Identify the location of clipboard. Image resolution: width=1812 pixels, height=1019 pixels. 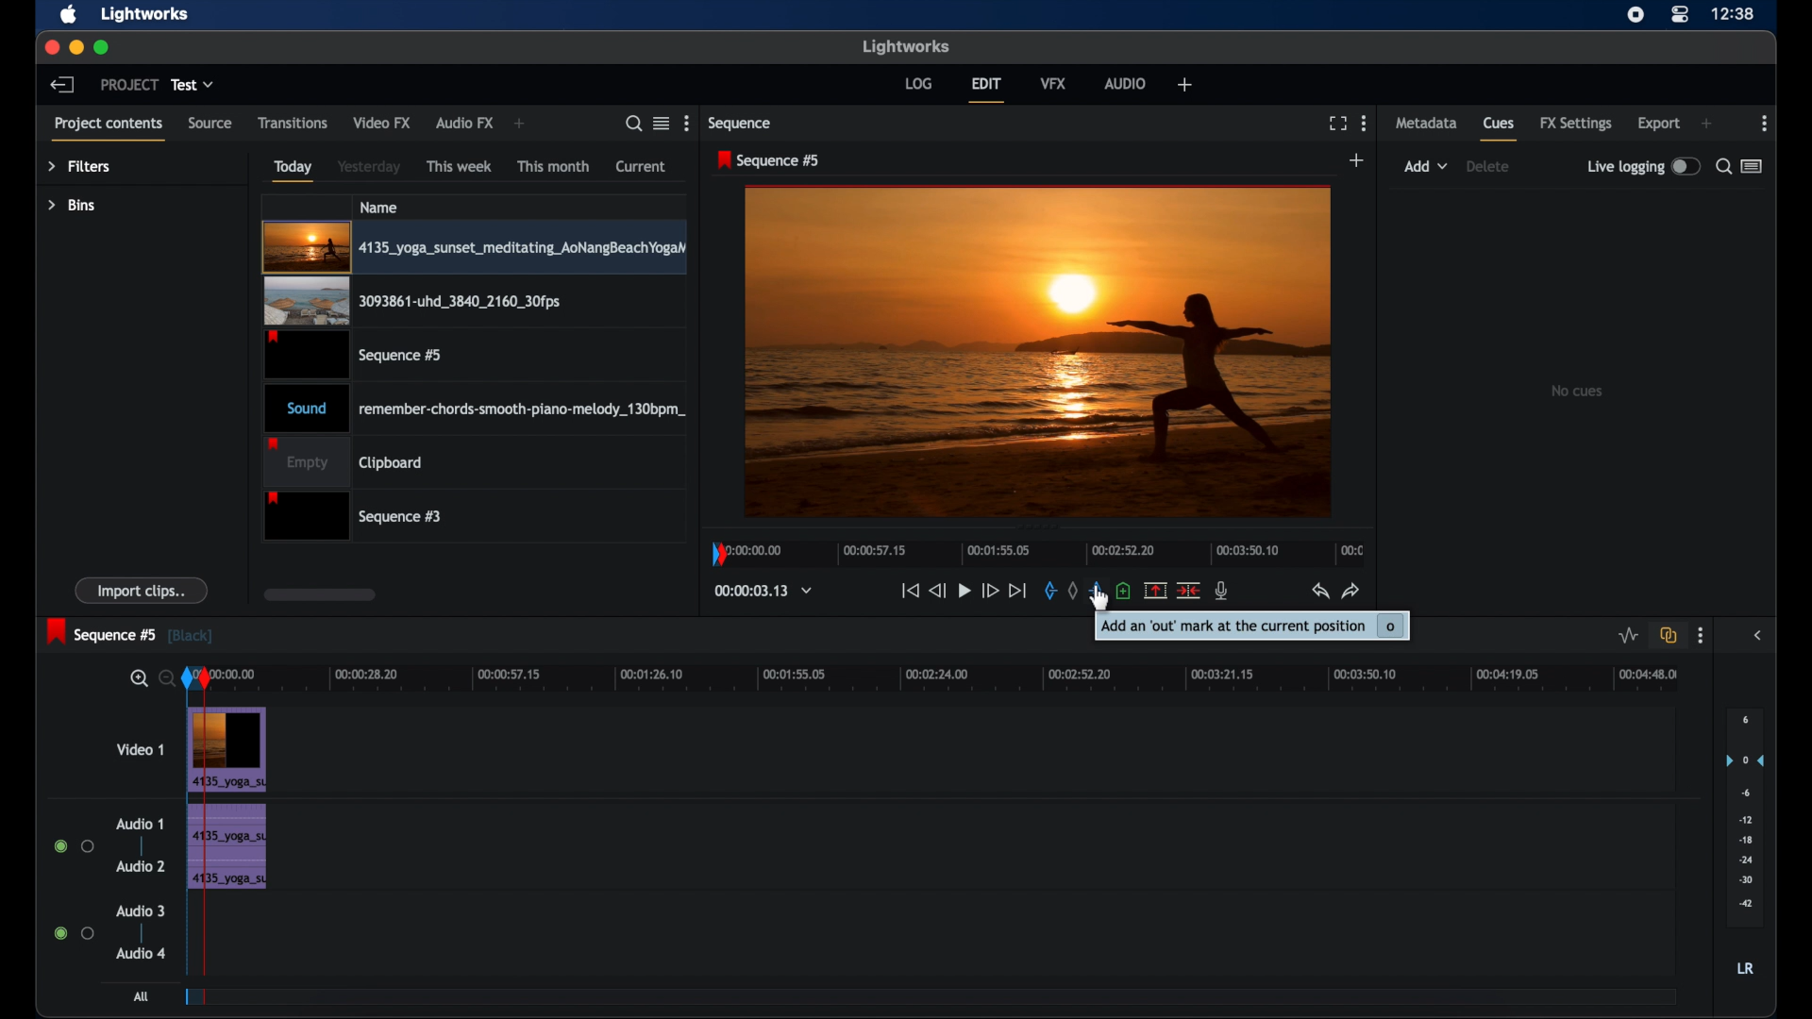
(349, 461).